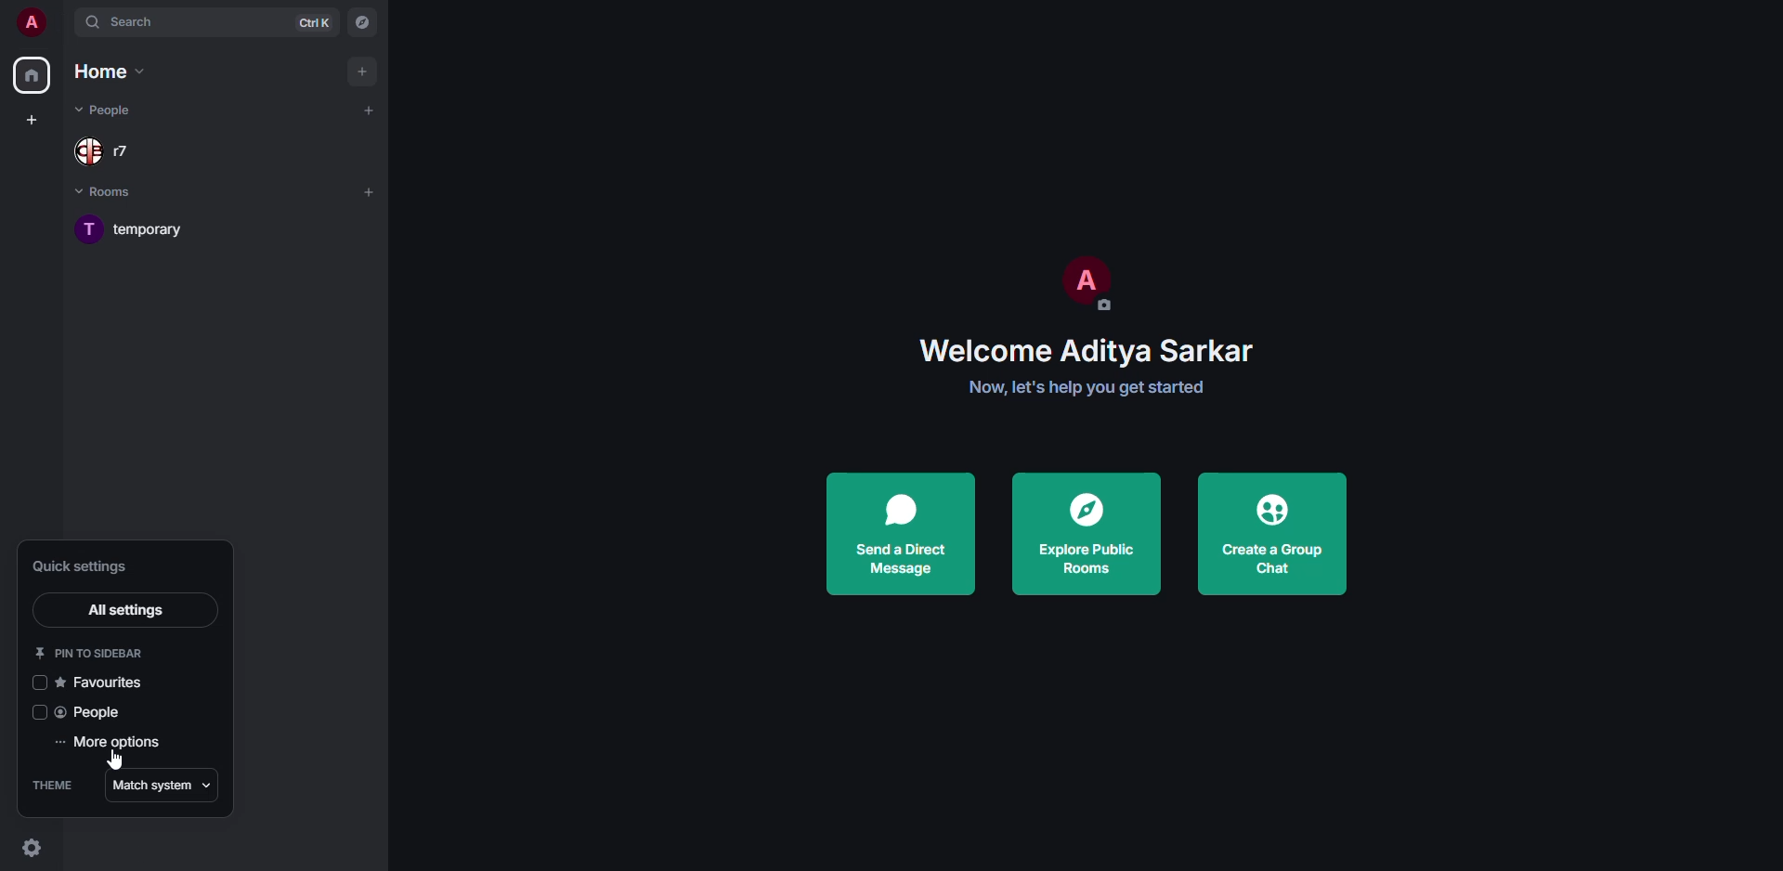 The width and height of the screenshot is (1783, 871). What do you see at coordinates (156, 785) in the screenshot?
I see `match system` at bounding box center [156, 785].